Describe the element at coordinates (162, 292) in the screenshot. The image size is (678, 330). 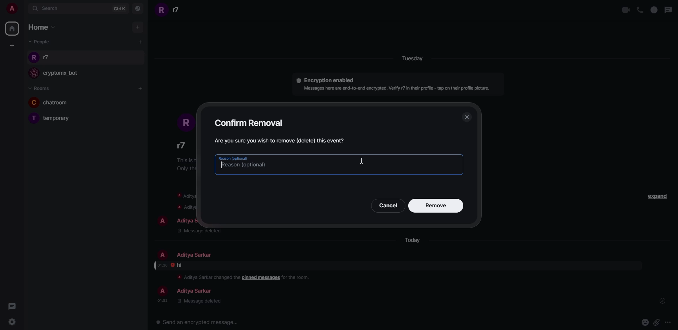
I see `profile` at that location.